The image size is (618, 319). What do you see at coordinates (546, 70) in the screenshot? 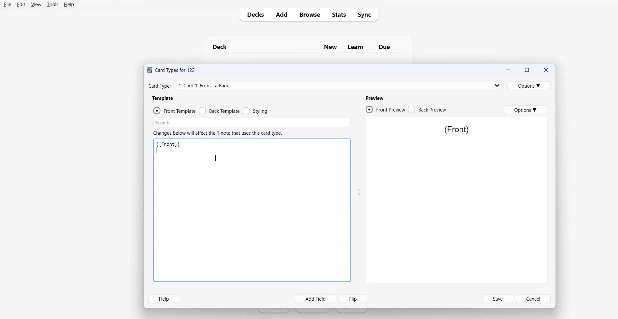
I see `Close` at bounding box center [546, 70].